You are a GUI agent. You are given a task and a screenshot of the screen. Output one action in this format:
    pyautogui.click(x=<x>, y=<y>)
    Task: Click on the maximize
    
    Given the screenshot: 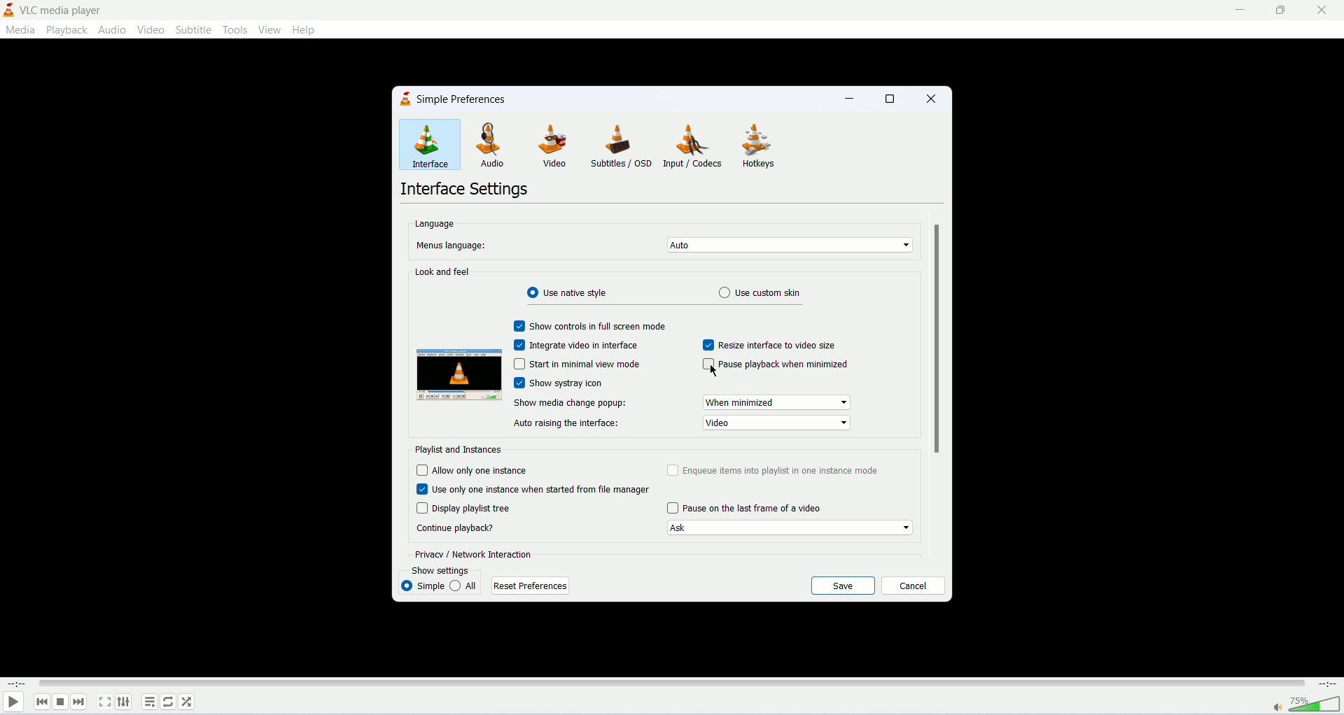 What is the action you would take?
    pyautogui.click(x=1279, y=13)
    